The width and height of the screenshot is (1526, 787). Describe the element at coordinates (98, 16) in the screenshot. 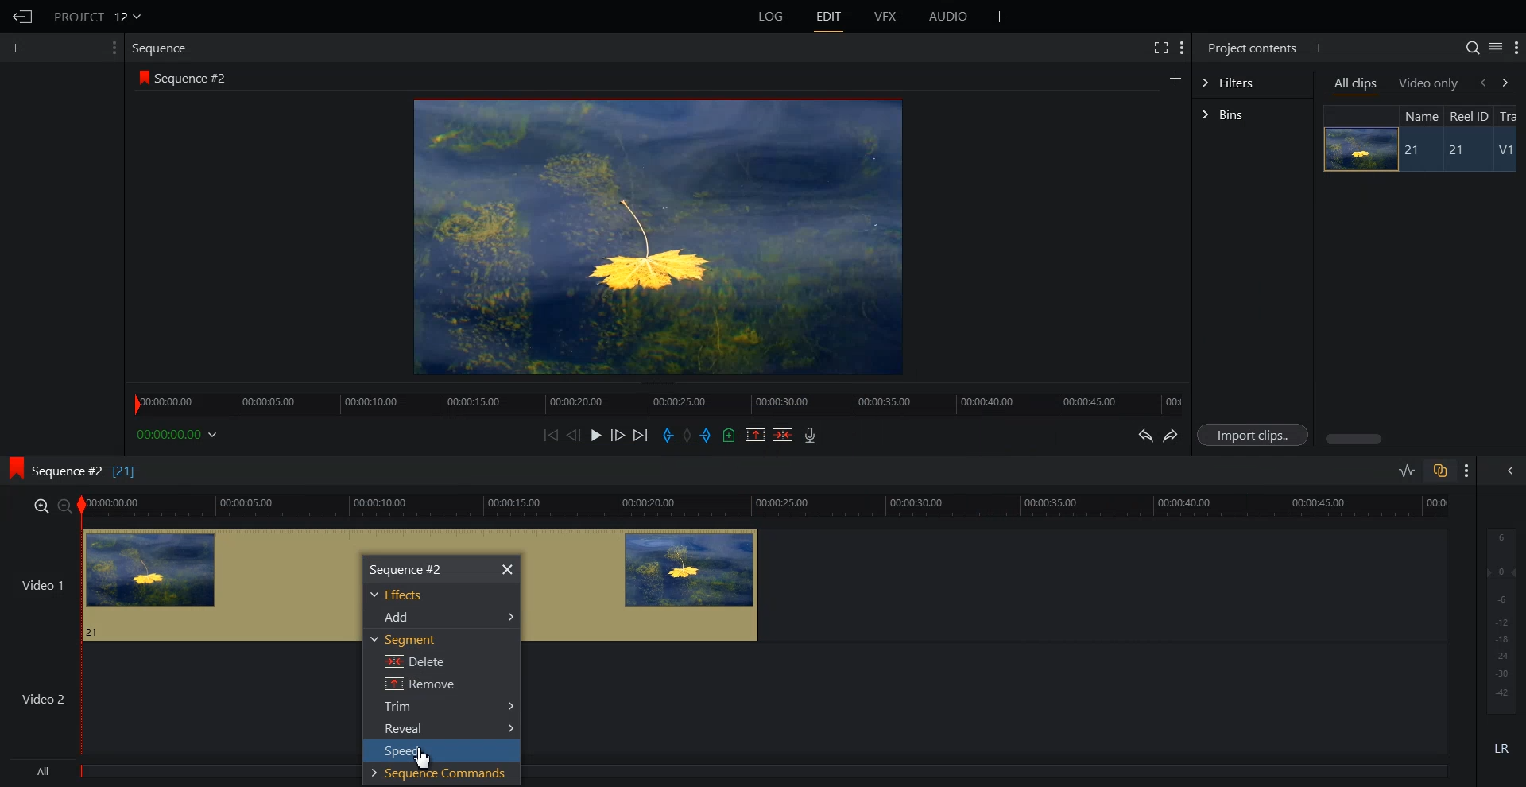

I see `PROJECT 12` at that location.